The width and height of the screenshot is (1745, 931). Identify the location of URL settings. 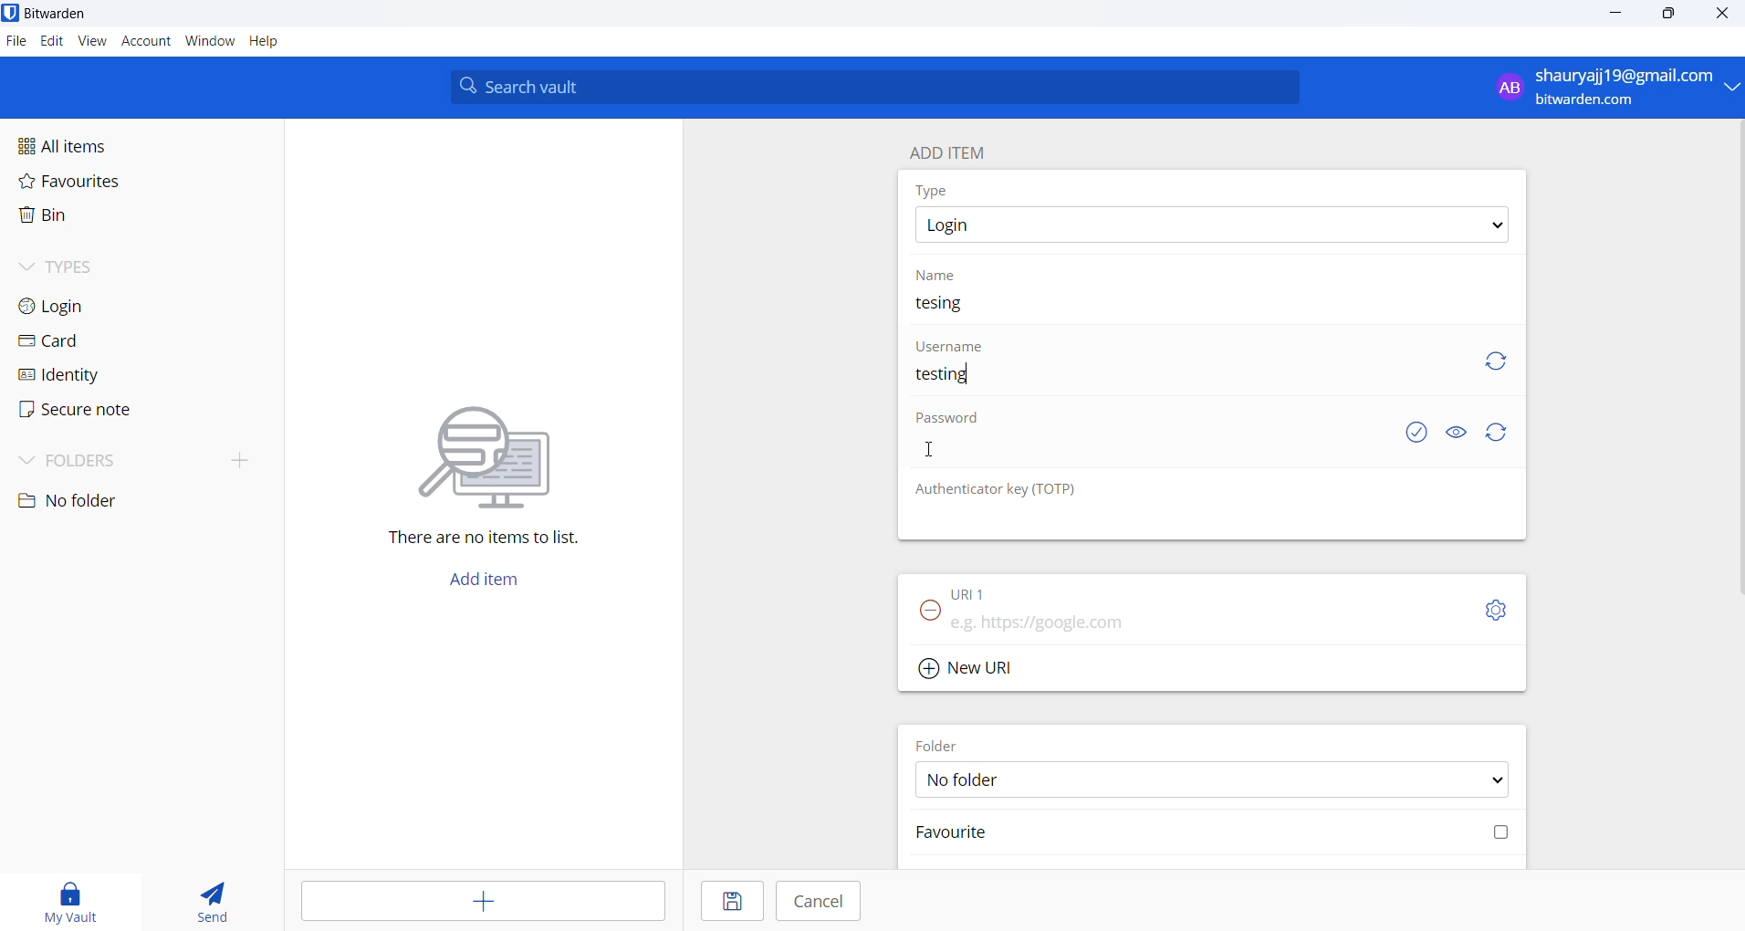
(1499, 612).